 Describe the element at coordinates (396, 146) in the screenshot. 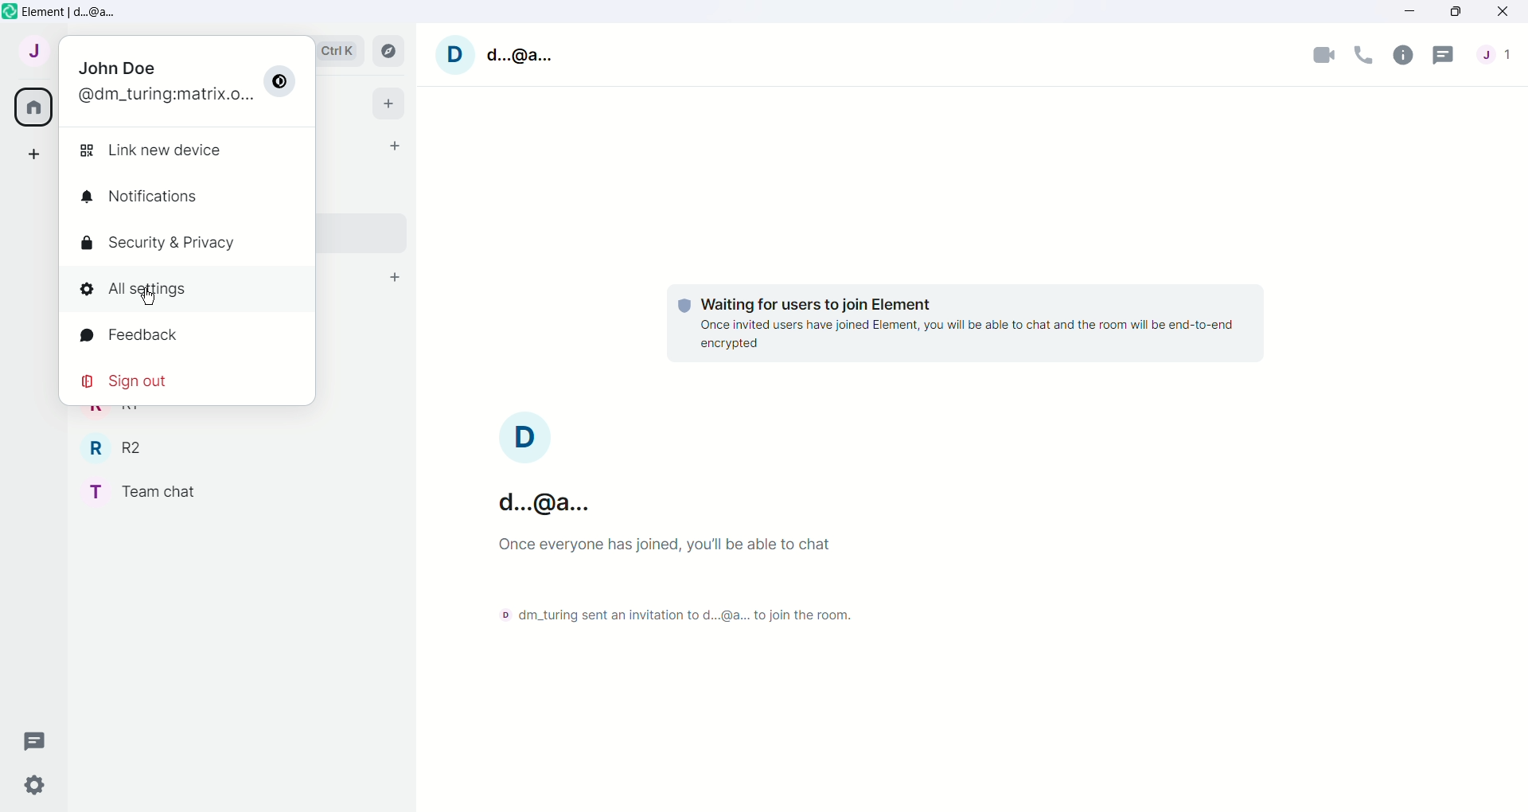

I see `Start chat` at that location.